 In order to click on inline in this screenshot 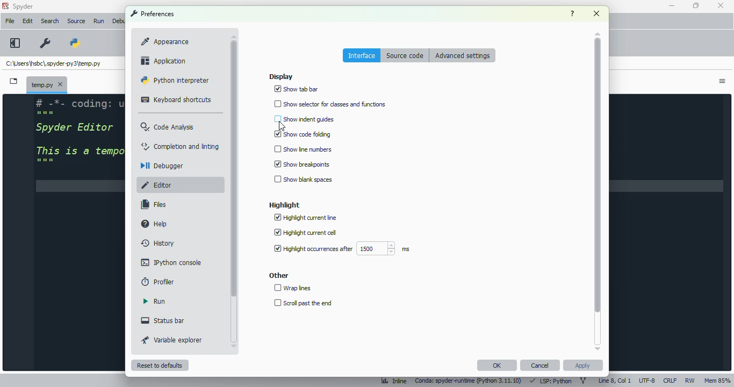, I will do `click(394, 381)`.